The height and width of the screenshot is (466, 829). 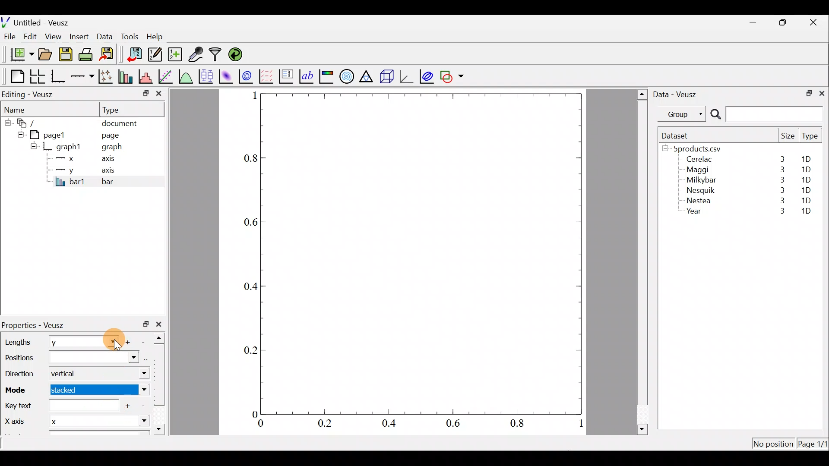 What do you see at coordinates (127, 76) in the screenshot?
I see `Plot bar charts` at bounding box center [127, 76].